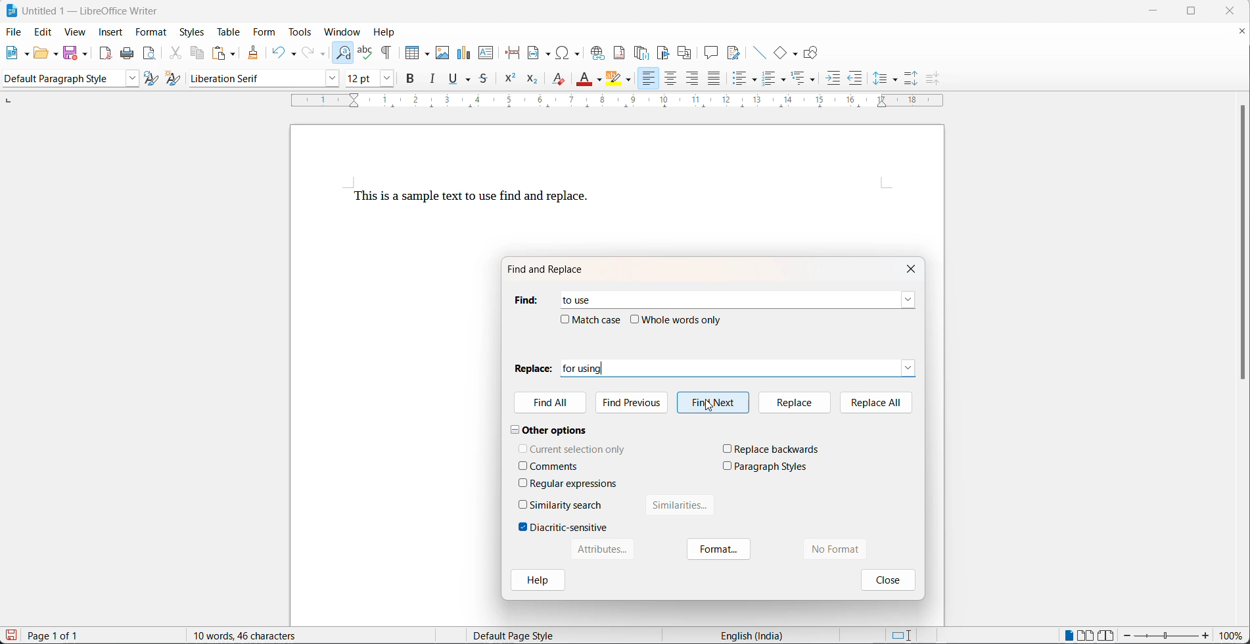 The height and width of the screenshot is (644, 1250). I want to click on open, so click(41, 55).